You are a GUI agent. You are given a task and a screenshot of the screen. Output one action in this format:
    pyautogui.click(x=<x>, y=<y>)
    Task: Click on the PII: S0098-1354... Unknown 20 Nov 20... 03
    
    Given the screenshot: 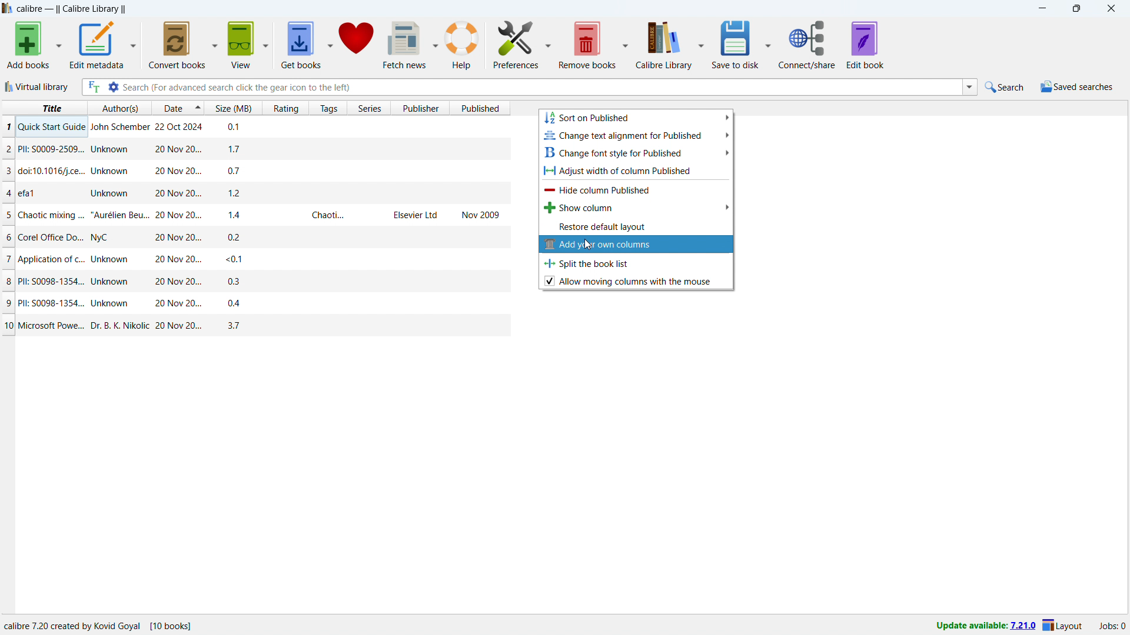 What is the action you would take?
    pyautogui.click(x=254, y=281)
    